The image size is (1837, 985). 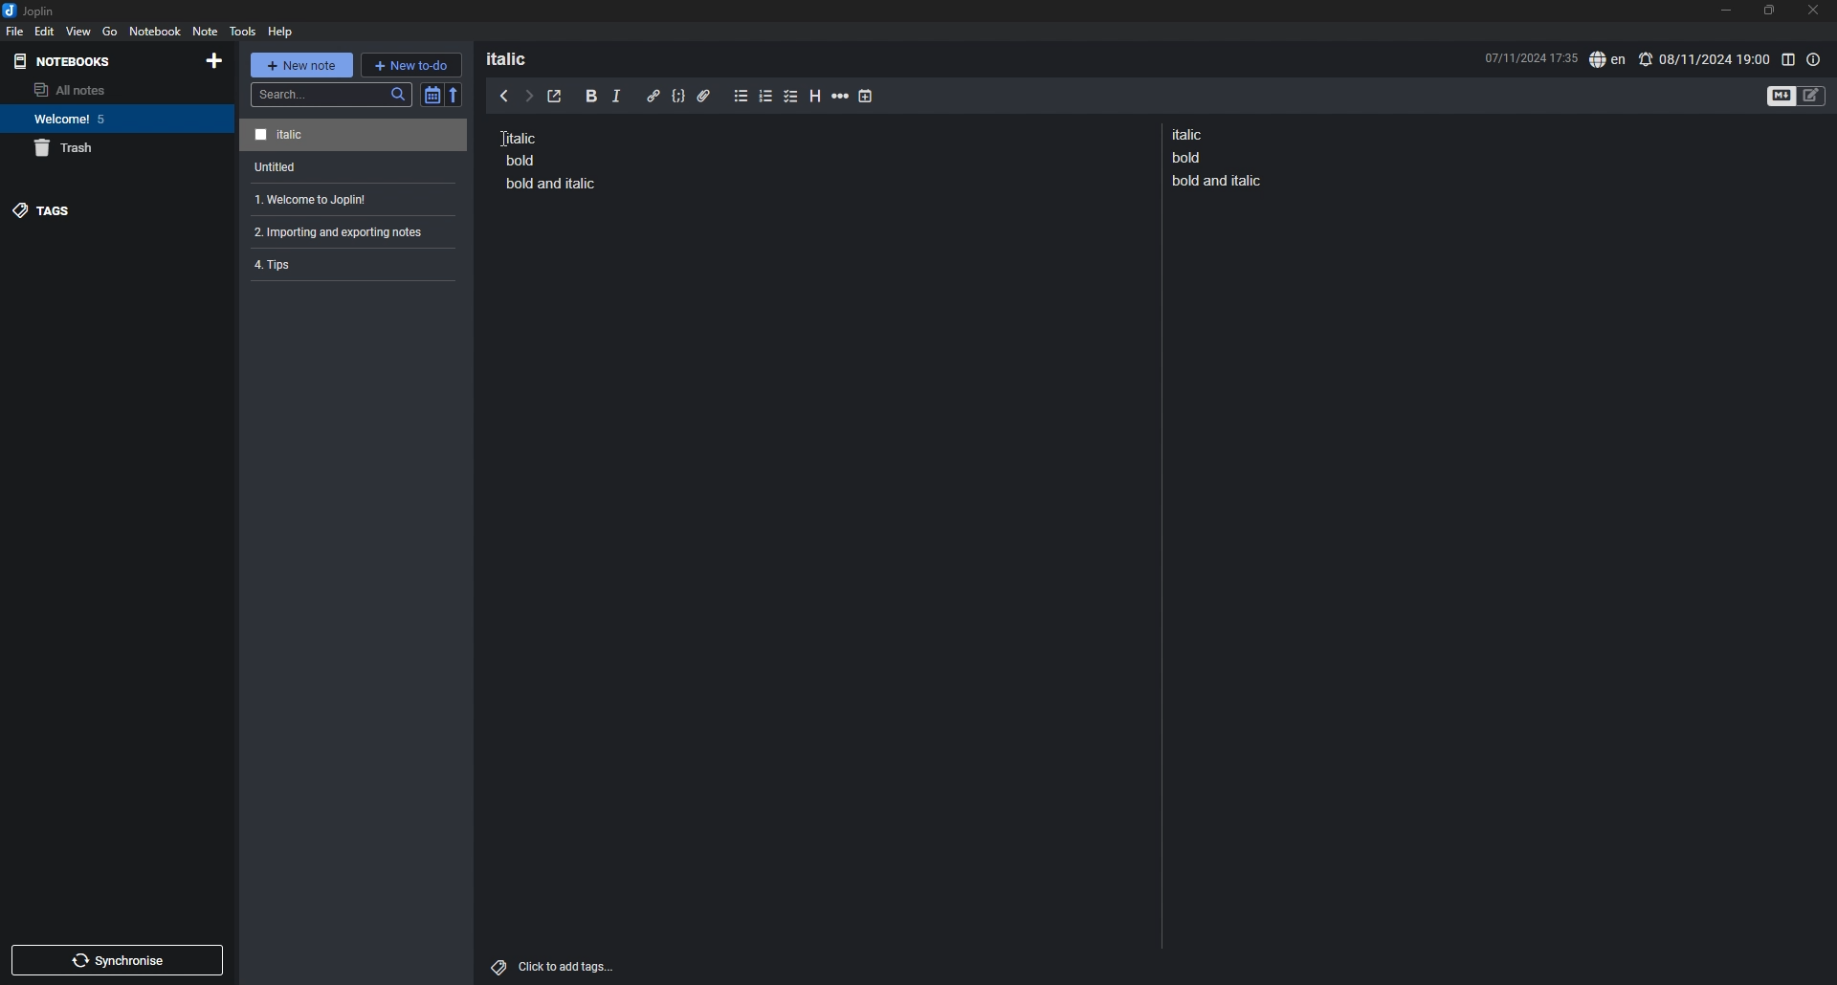 I want to click on note, so click(x=353, y=136).